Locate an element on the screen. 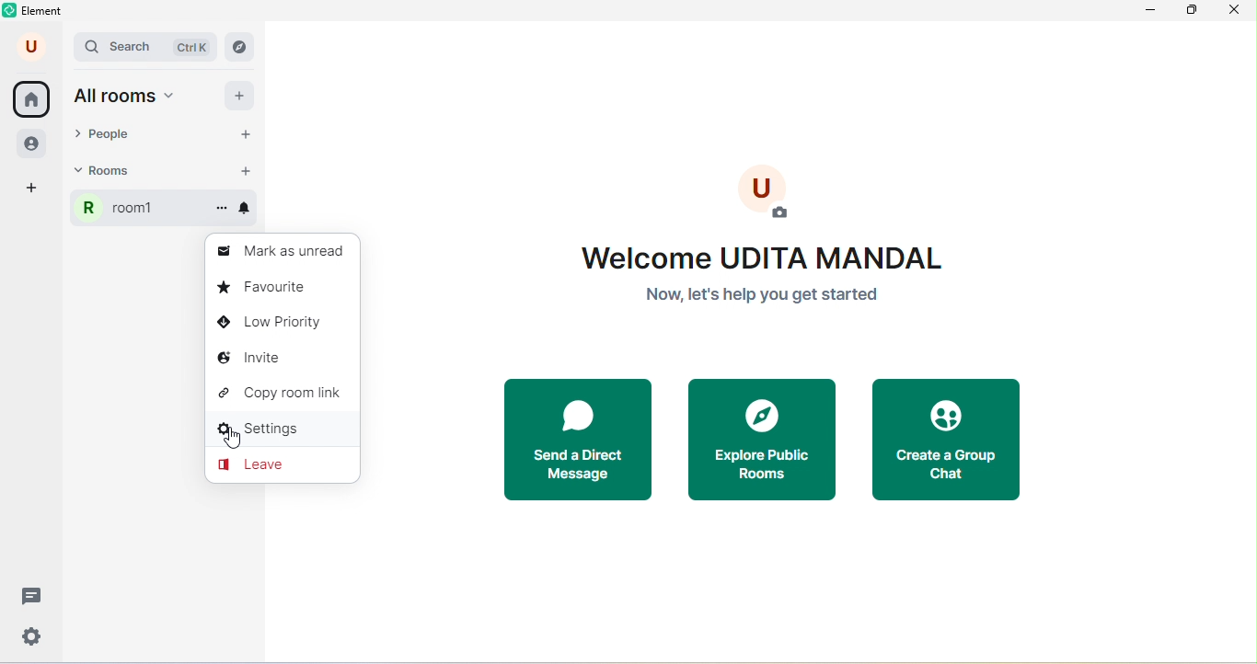 The image size is (1257, 664). threads is located at coordinates (30, 594).